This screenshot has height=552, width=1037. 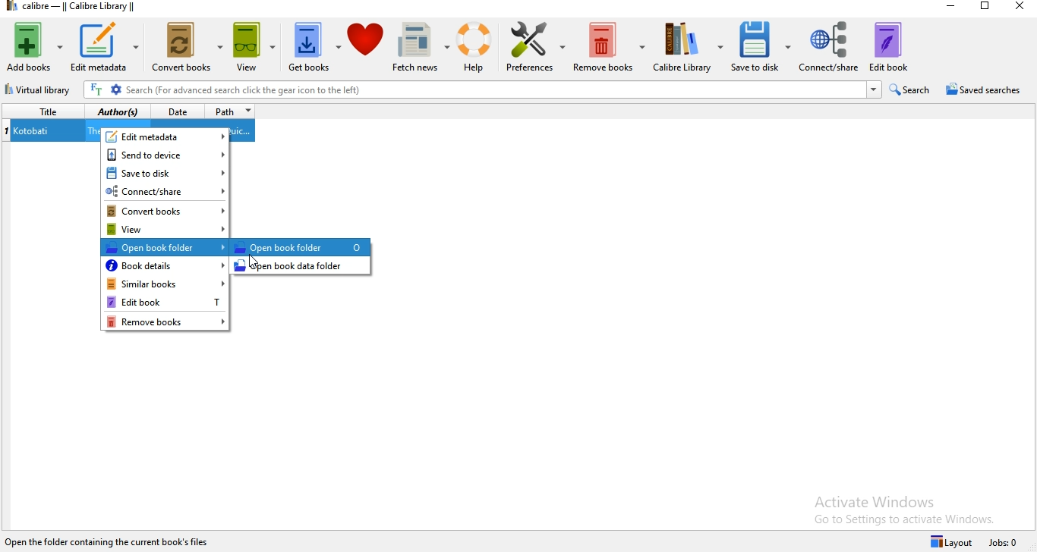 I want to click on add books, so click(x=35, y=46).